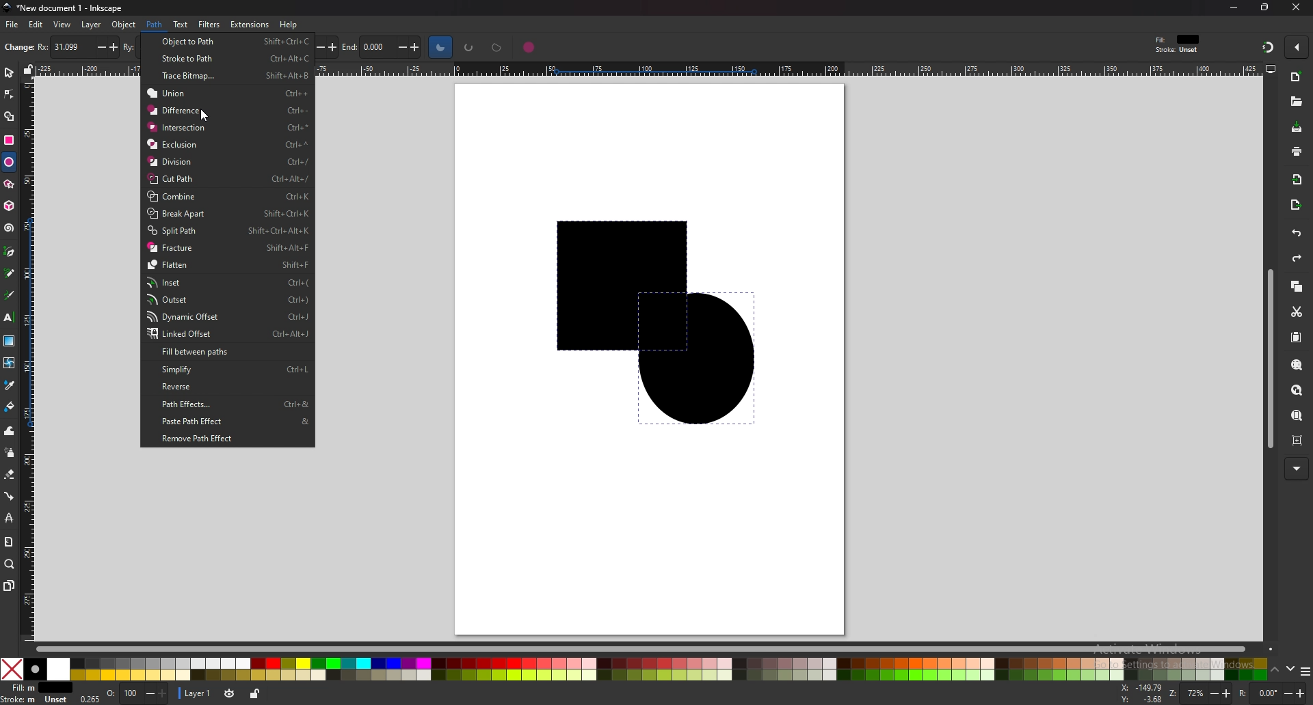 This screenshot has height=705, width=1313. What do you see at coordinates (1297, 77) in the screenshot?
I see `new` at bounding box center [1297, 77].